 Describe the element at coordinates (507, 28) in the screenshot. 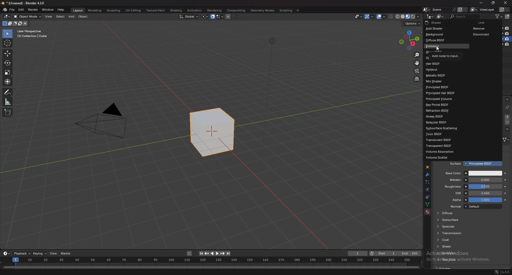

I see `disable in renders` at that location.